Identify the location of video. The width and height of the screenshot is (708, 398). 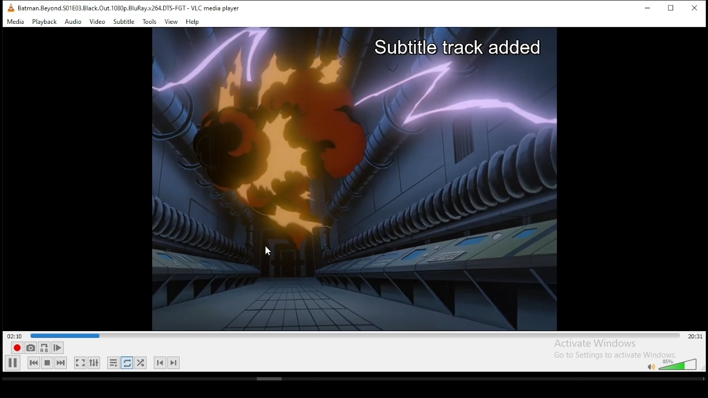
(97, 22).